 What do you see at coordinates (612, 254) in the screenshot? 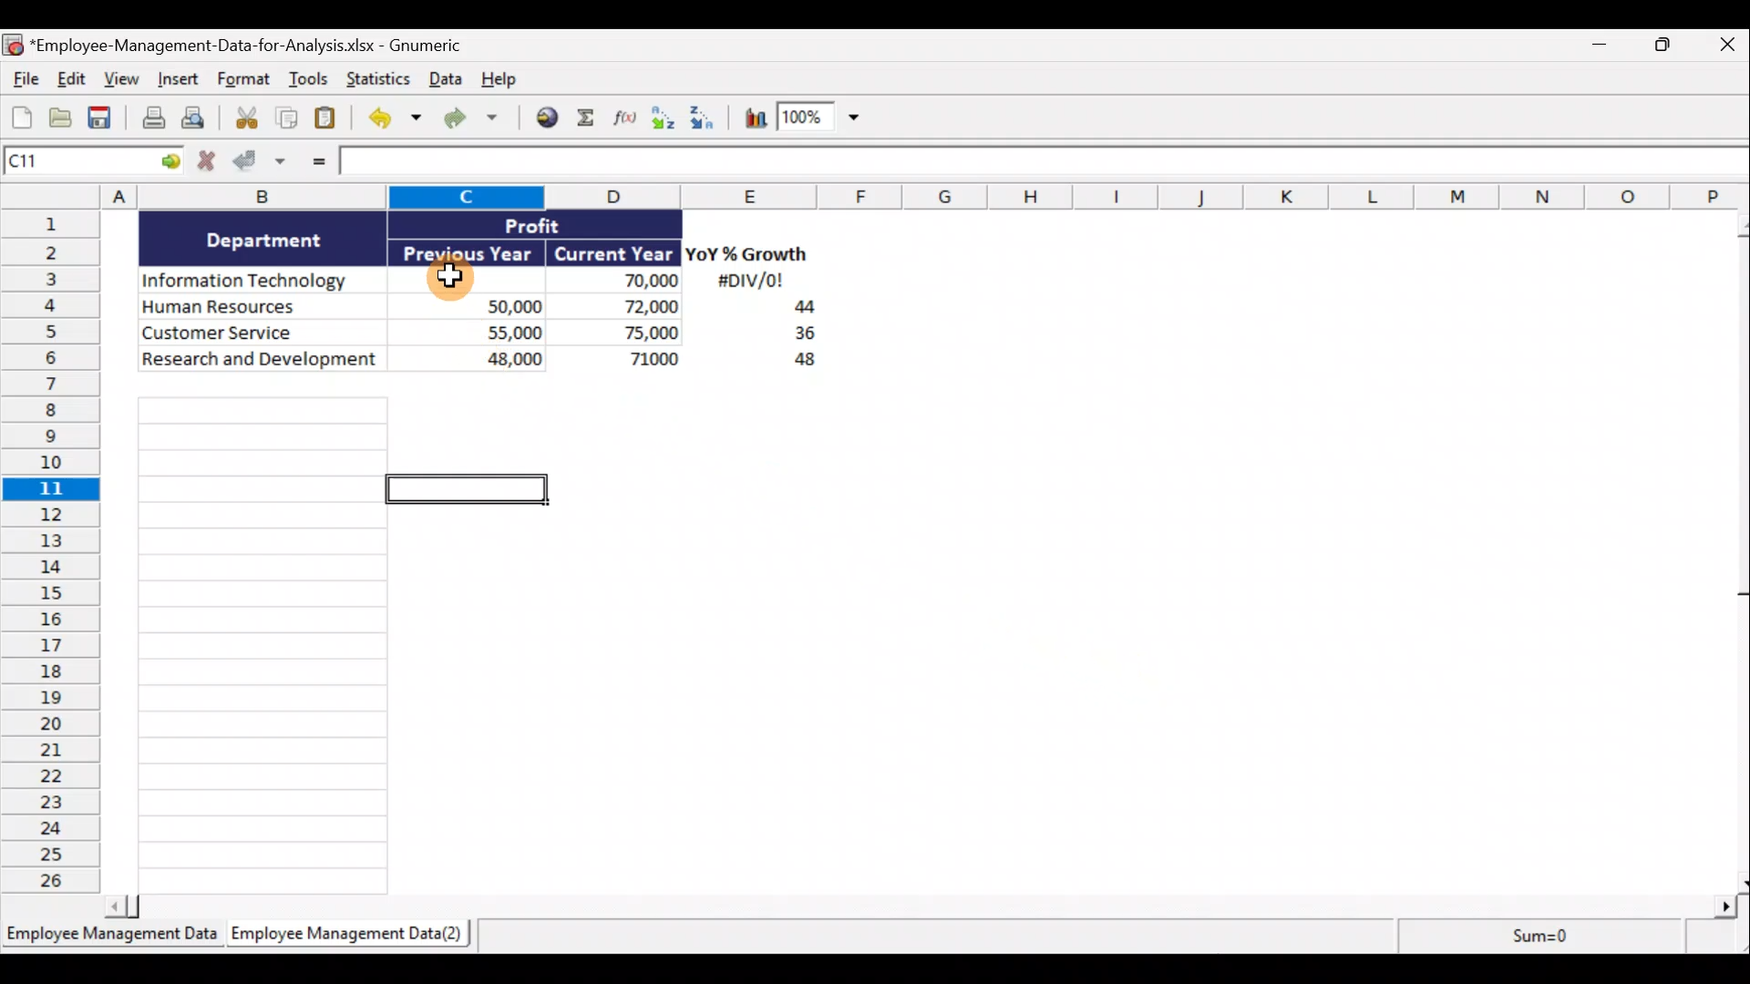
I see `Current Year` at bounding box center [612, 254].